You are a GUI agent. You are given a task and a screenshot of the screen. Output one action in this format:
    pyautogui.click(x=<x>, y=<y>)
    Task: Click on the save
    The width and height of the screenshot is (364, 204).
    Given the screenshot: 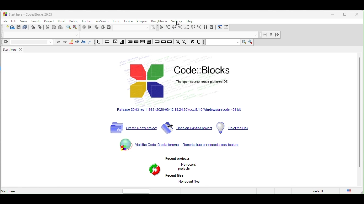 What is the action you would take?
    pyautogui.click(x=19, y=27)
    